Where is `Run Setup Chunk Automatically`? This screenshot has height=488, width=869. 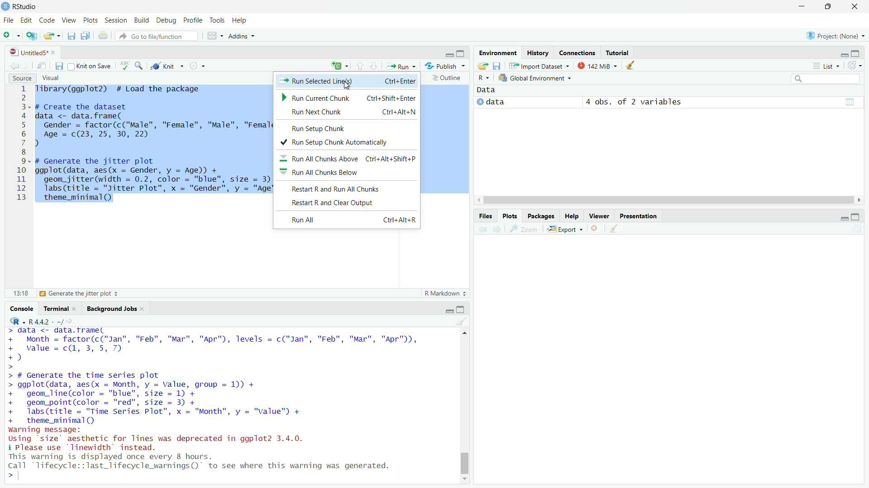 Run Setup Chunk Automatically is located at coordinates (347, 142).